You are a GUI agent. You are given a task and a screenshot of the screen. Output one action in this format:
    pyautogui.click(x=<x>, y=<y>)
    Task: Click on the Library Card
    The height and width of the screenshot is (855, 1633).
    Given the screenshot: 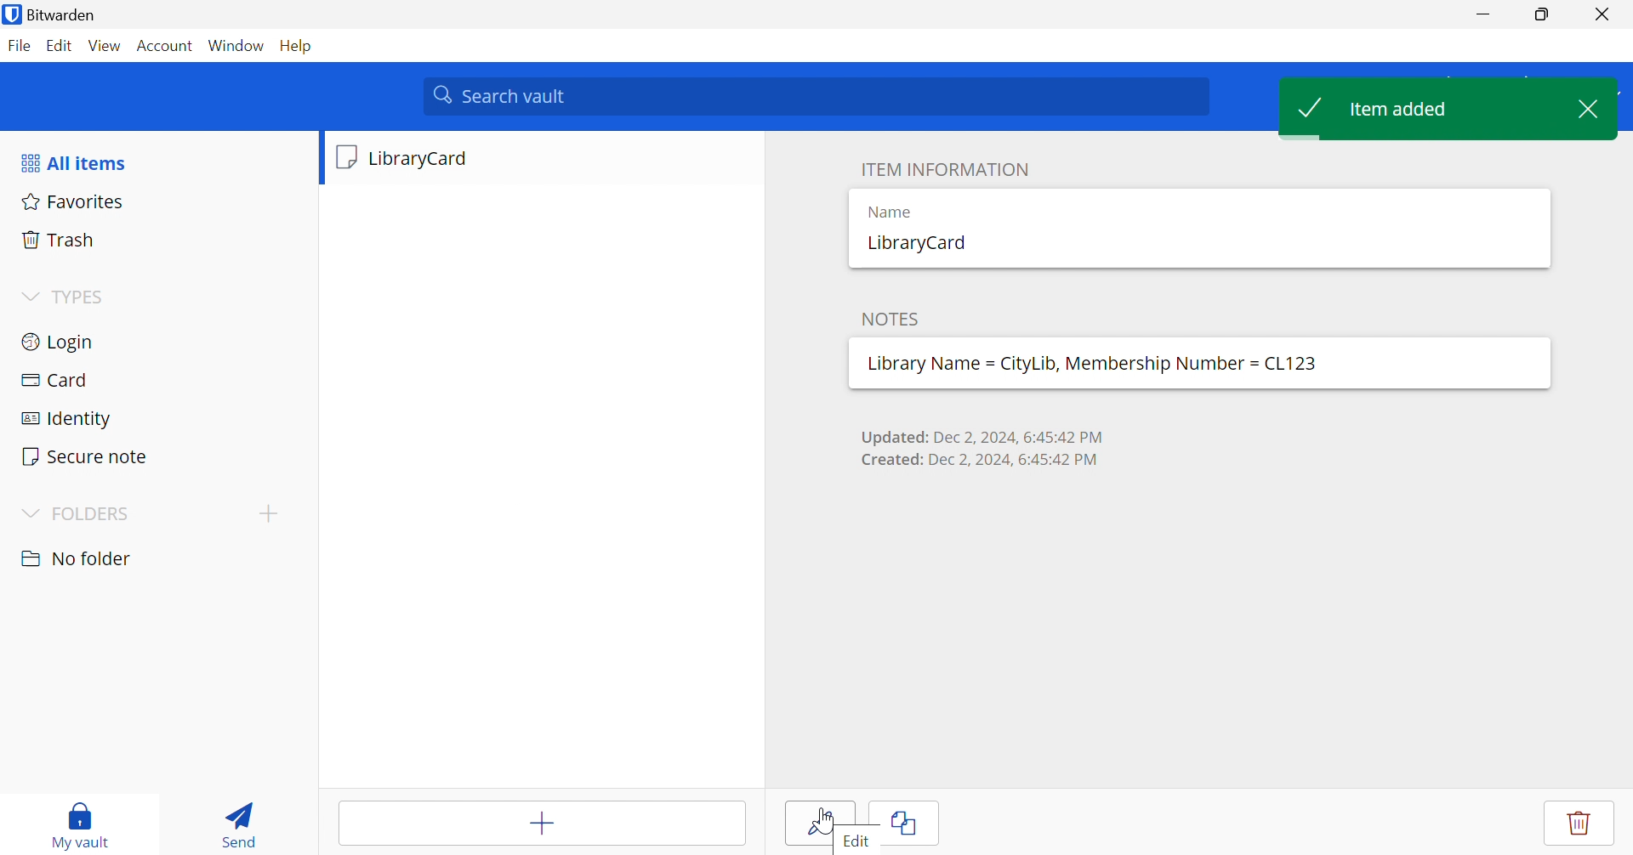 What is the action you would take?
    pyautogui.click(x=540, y=160)
    